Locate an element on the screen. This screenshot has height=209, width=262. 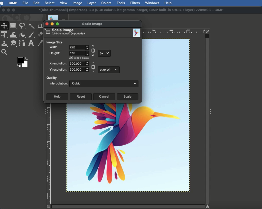
Color is located at coordinates (22, 61).